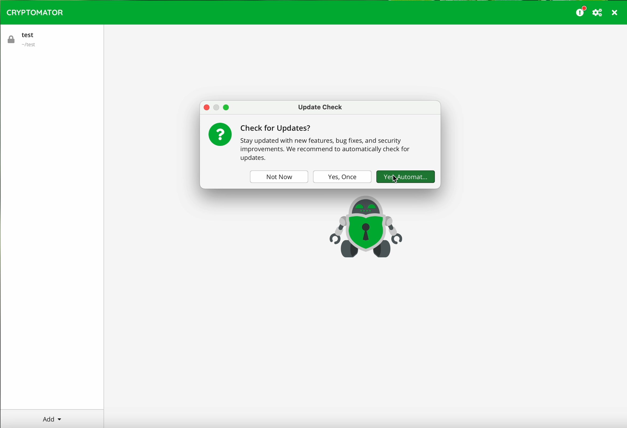  What do you see at coordinates (615, 13) in the screenshot?
I see `close` at bounding box center [615, 13].